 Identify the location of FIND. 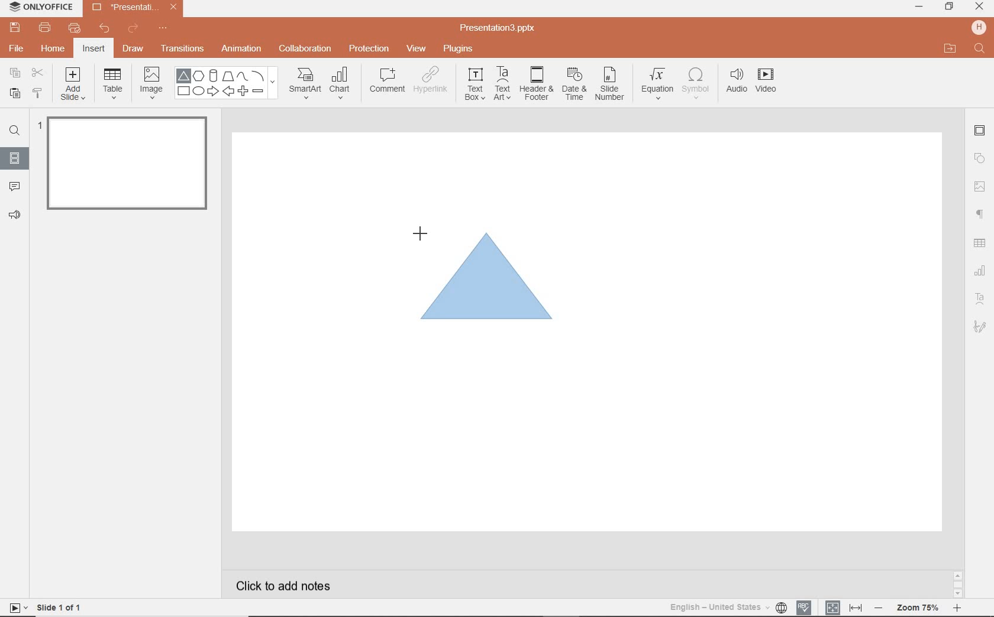
(14, 132).